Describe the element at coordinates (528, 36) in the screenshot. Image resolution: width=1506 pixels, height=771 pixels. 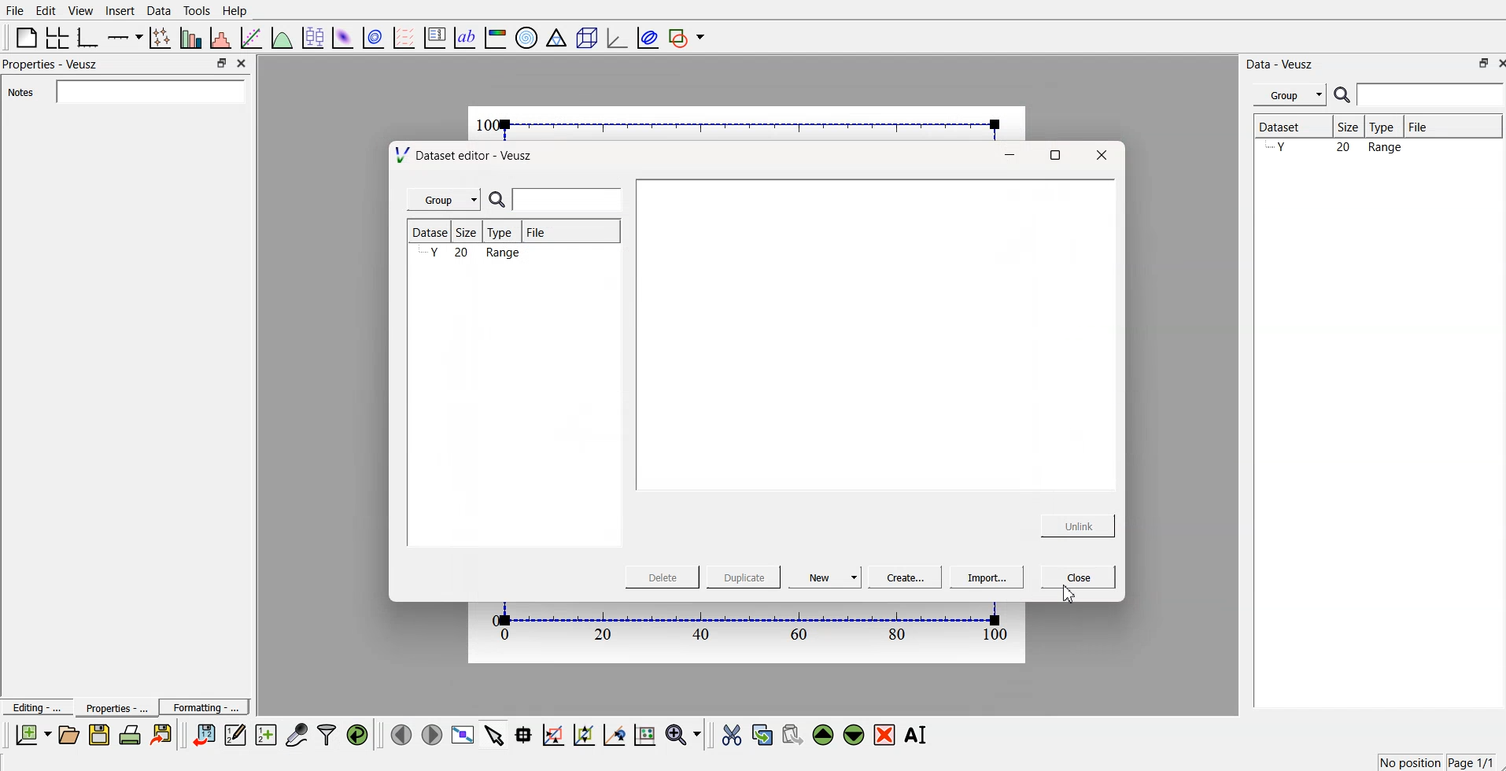
I see `polar graph` at that location.